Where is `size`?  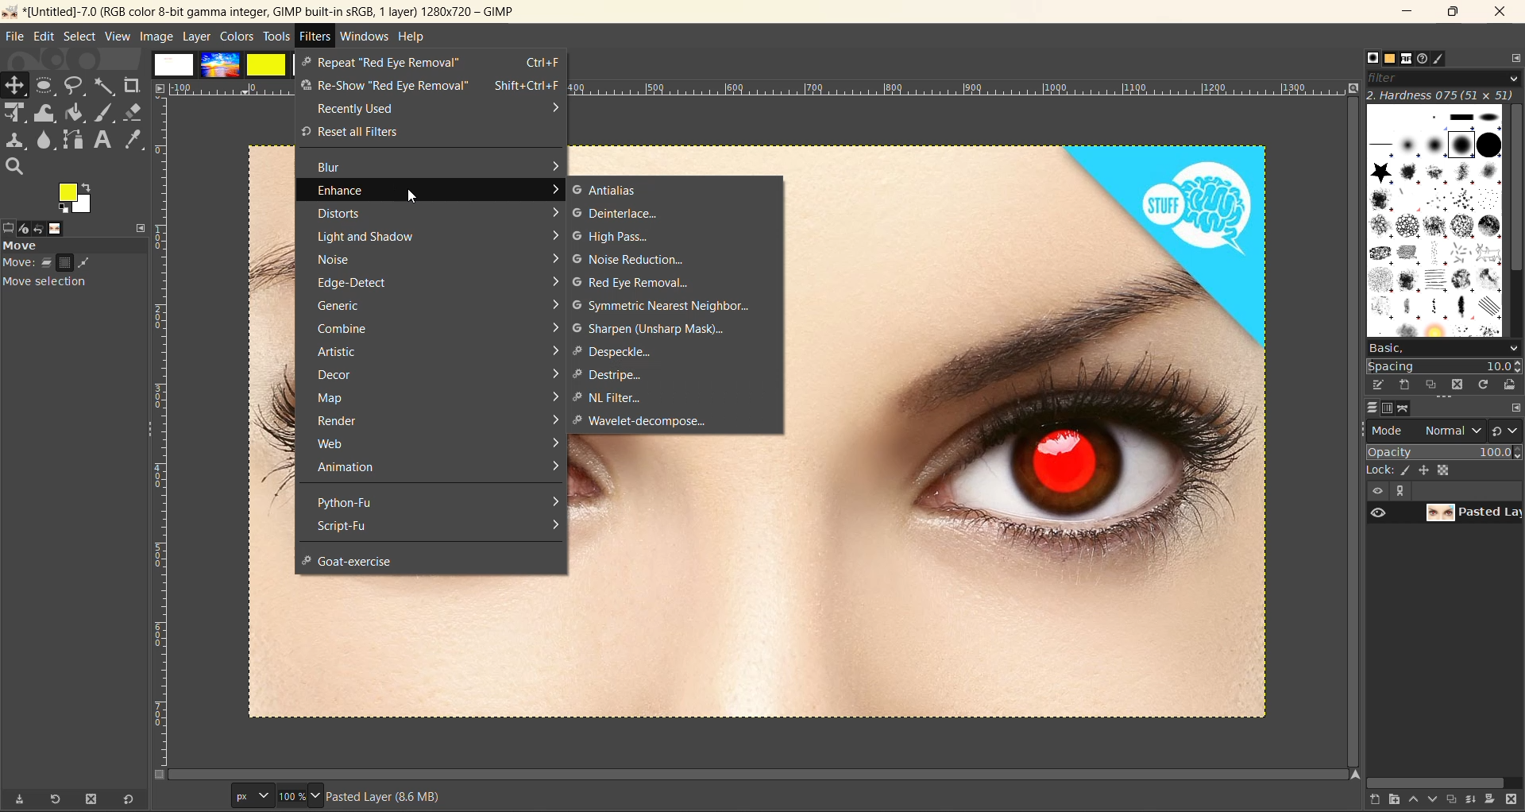
size is located at coordinates (1447, 470).